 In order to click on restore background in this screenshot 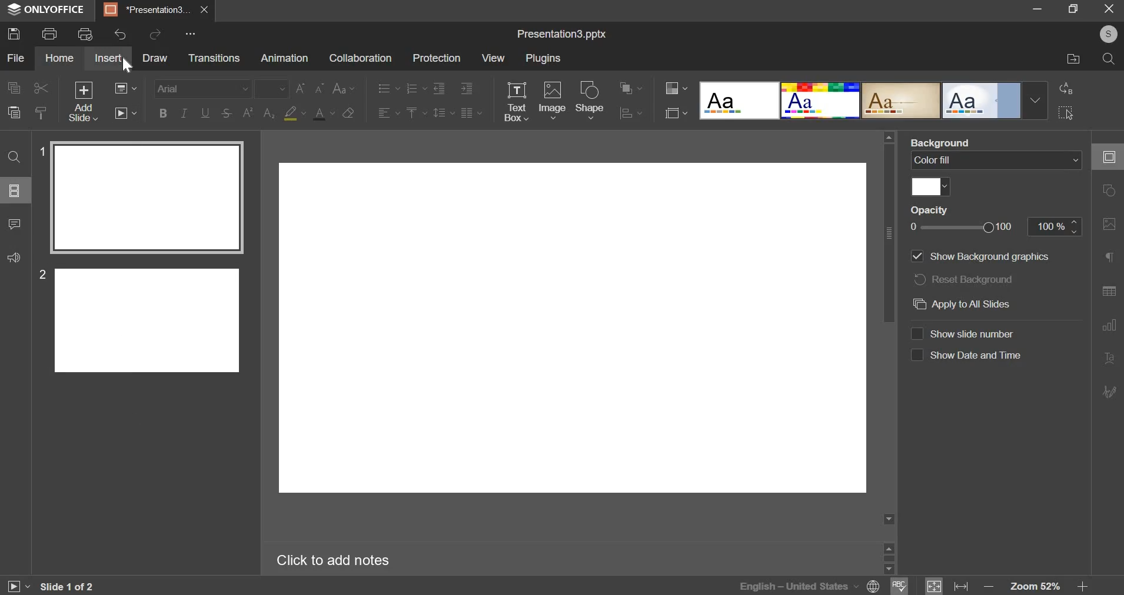, I will do `click(964, 278)`.